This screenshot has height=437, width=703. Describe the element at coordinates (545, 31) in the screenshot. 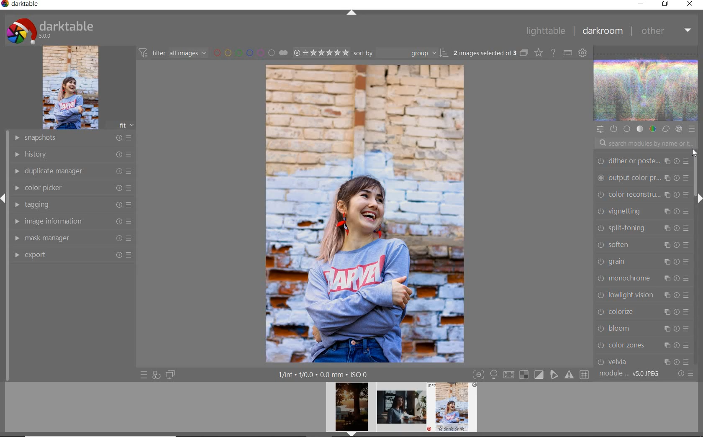

I see `LIGHTTABLE` at that location.